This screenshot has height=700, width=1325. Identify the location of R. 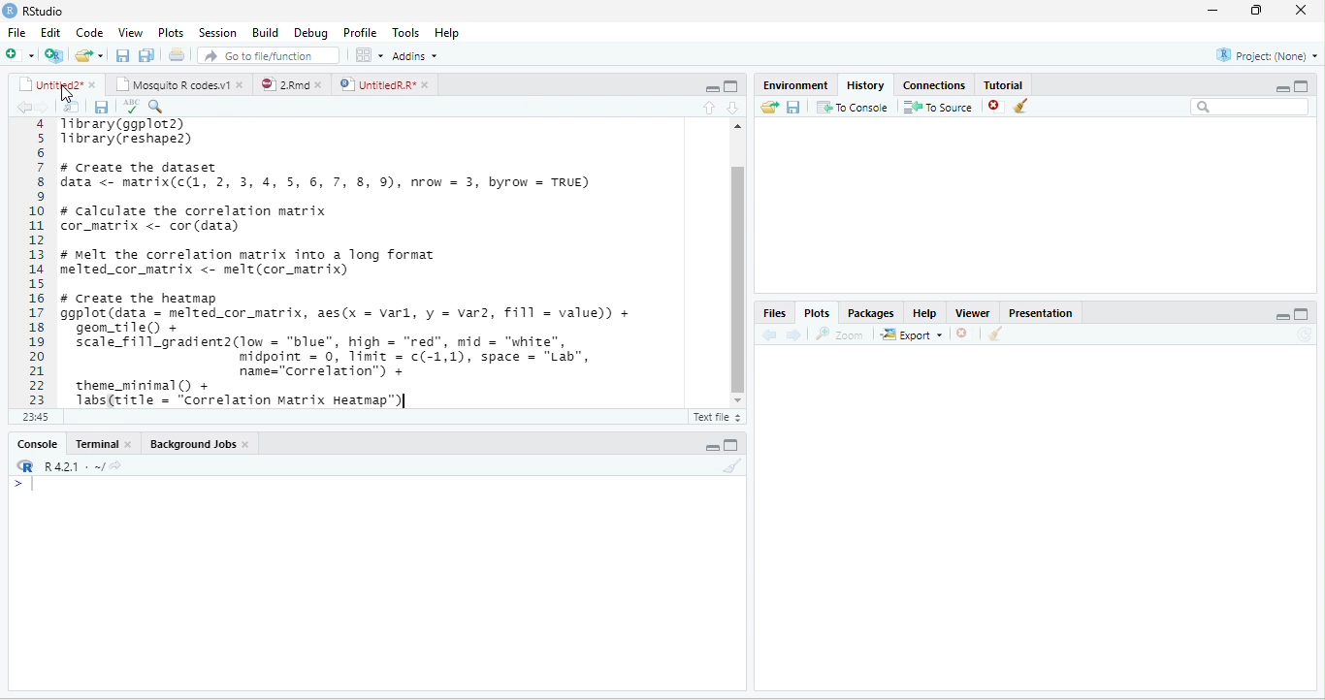
(70, 466).